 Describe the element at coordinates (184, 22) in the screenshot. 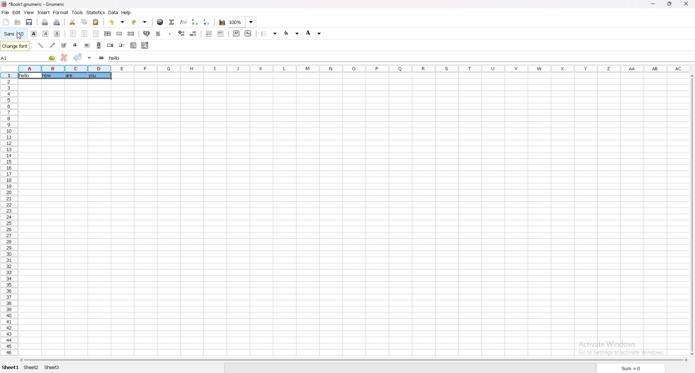

I see `functions` at that location.